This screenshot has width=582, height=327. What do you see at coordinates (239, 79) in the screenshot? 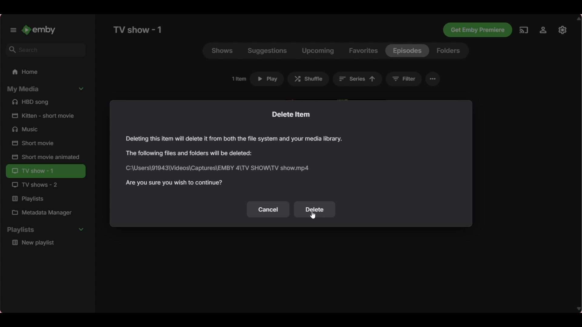
I see `Total number of items in current selection` at bounding box center [239, 79].